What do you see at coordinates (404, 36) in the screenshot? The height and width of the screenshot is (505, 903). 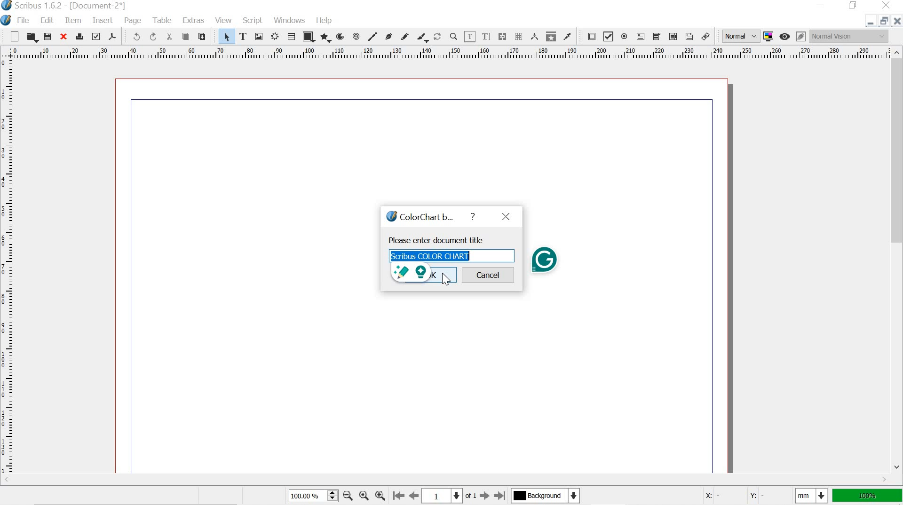 I see `freehand line` at bounding box center [404, 36].